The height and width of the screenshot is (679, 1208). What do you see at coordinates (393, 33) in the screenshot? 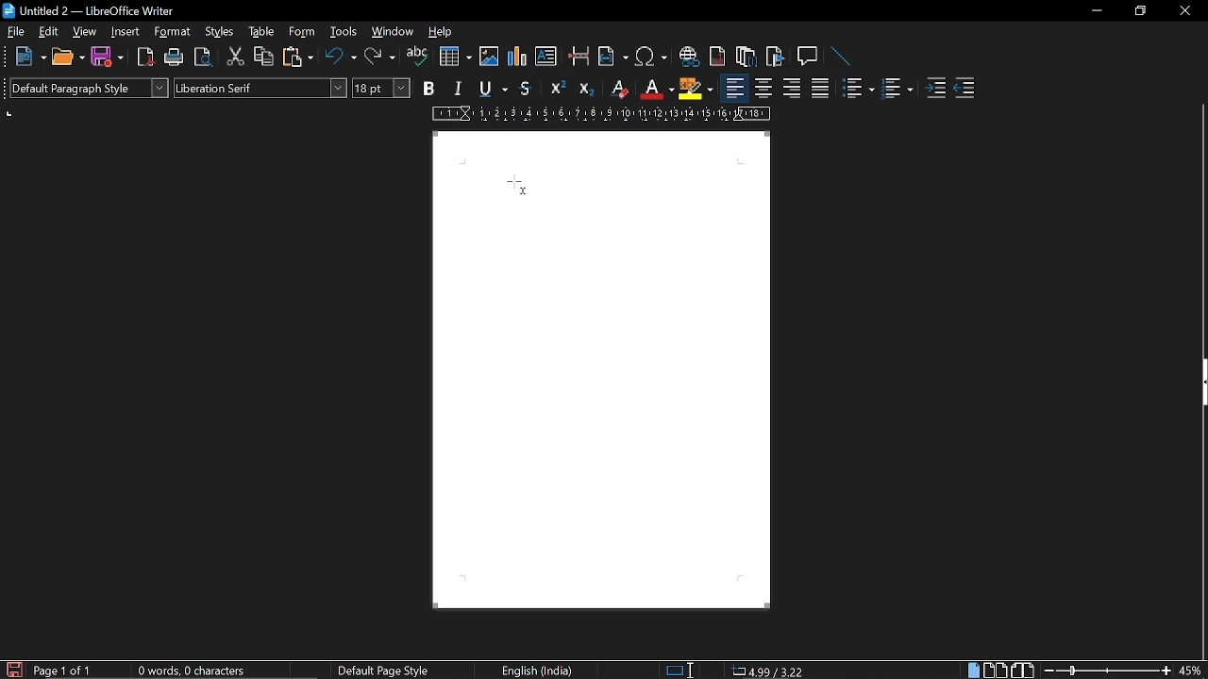
I see `windows` at bounding box center [393, 33].